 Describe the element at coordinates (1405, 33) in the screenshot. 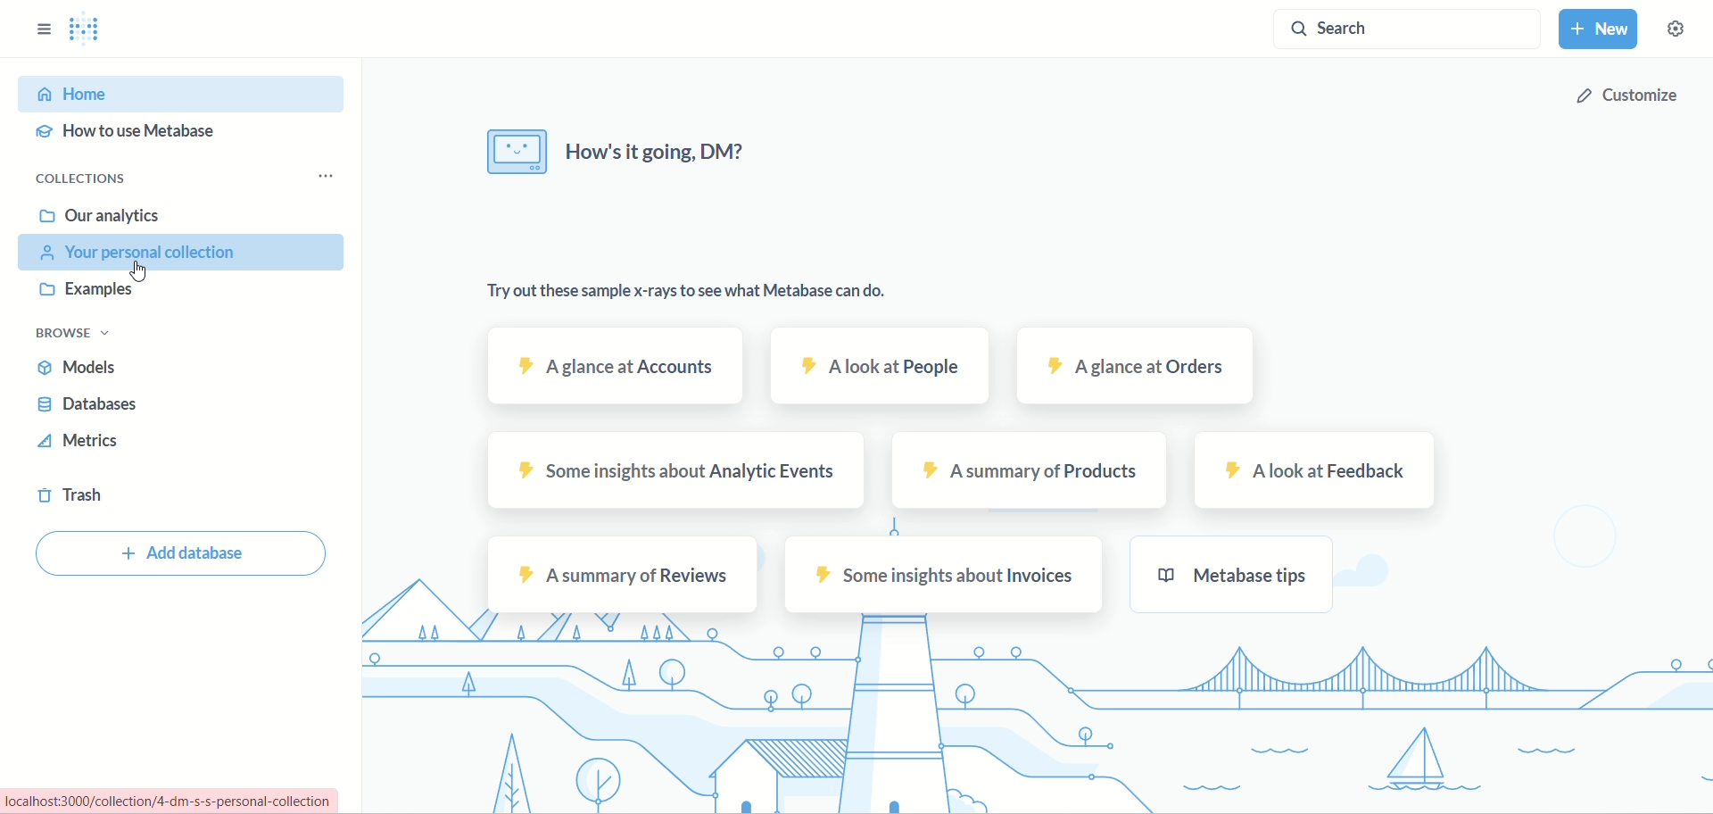

I see `search button` at that location.